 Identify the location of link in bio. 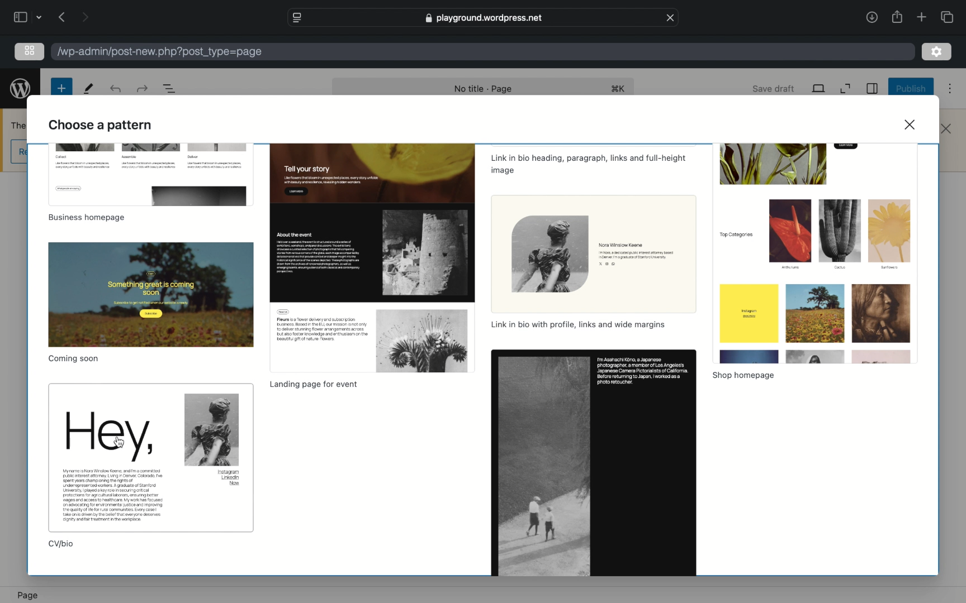
(580, 325).